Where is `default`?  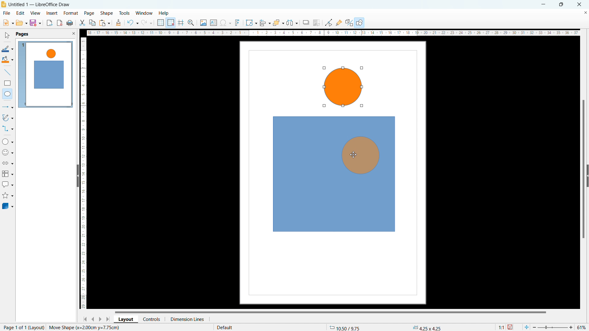
default is located at coordinates (224, 327).